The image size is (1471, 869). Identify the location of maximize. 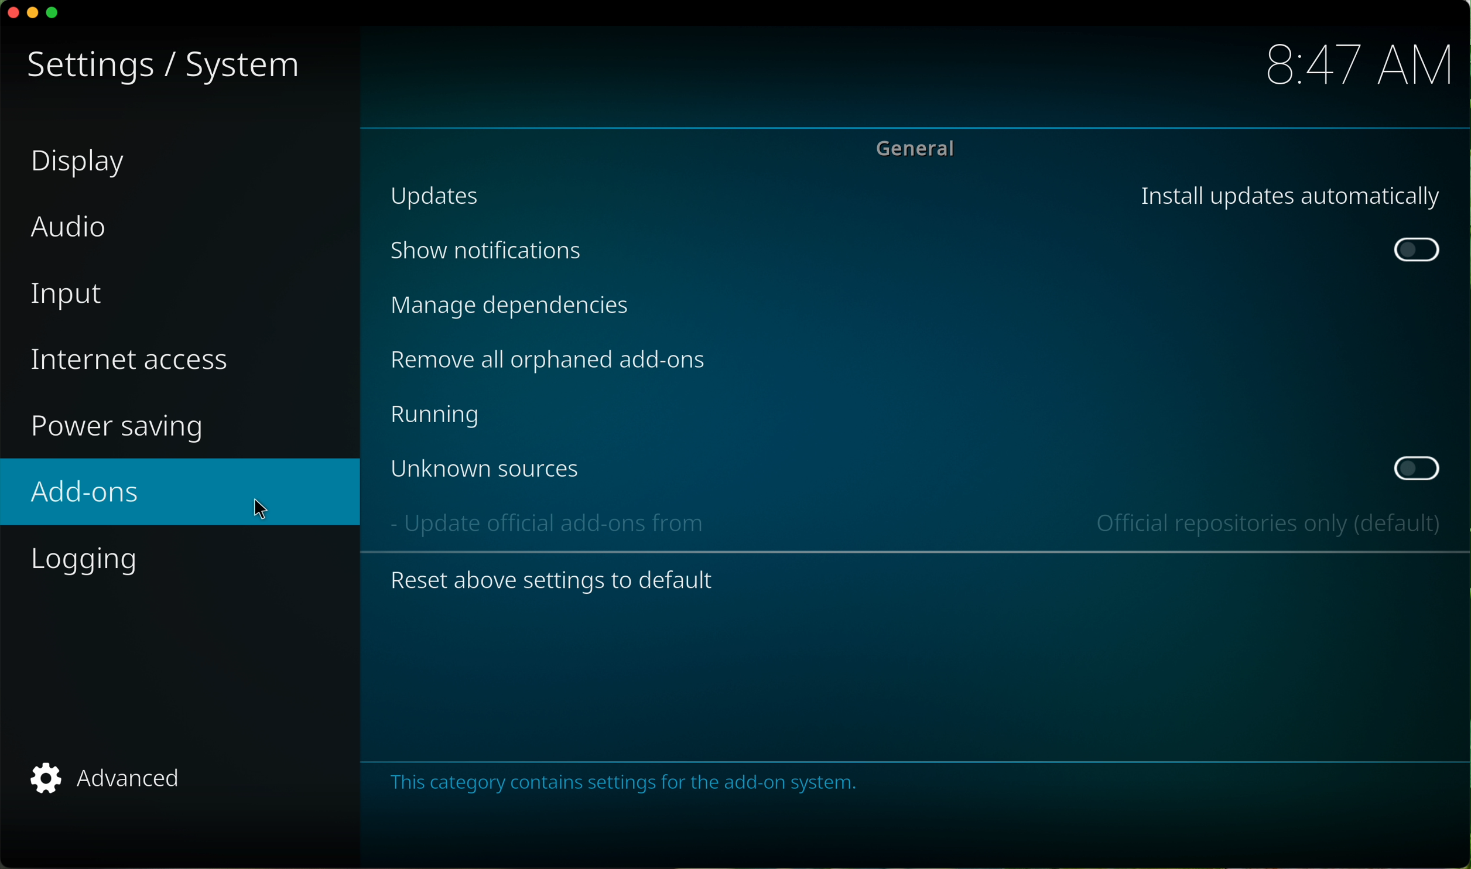
(57, 16).